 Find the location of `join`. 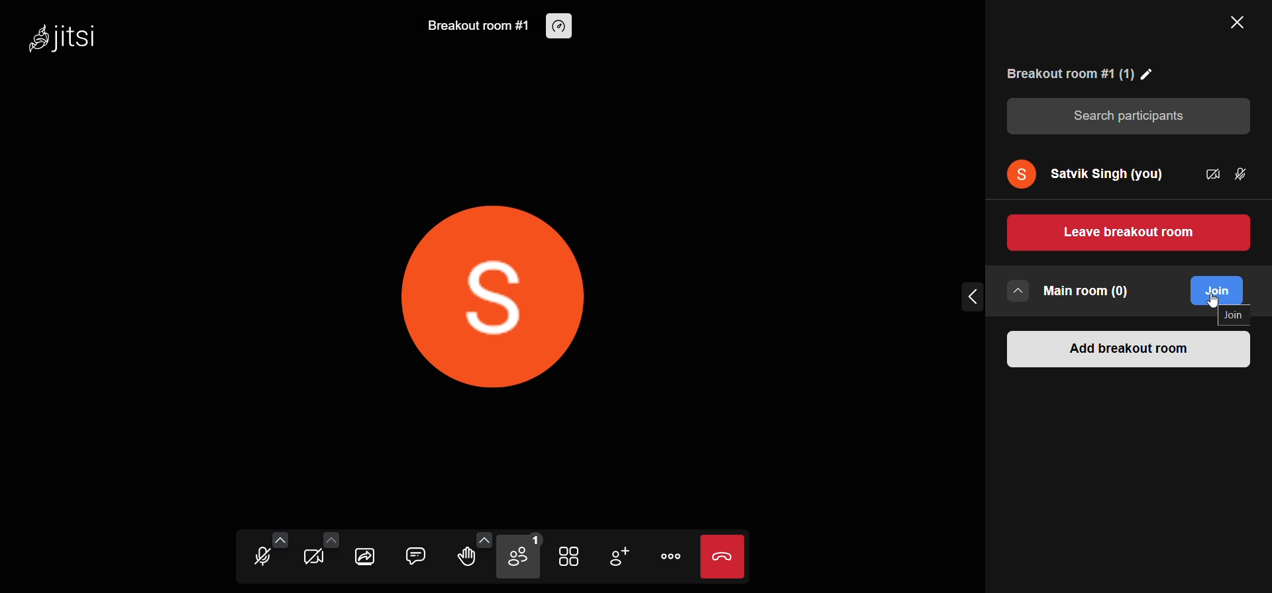

join is located at coordinates (1232, 320).